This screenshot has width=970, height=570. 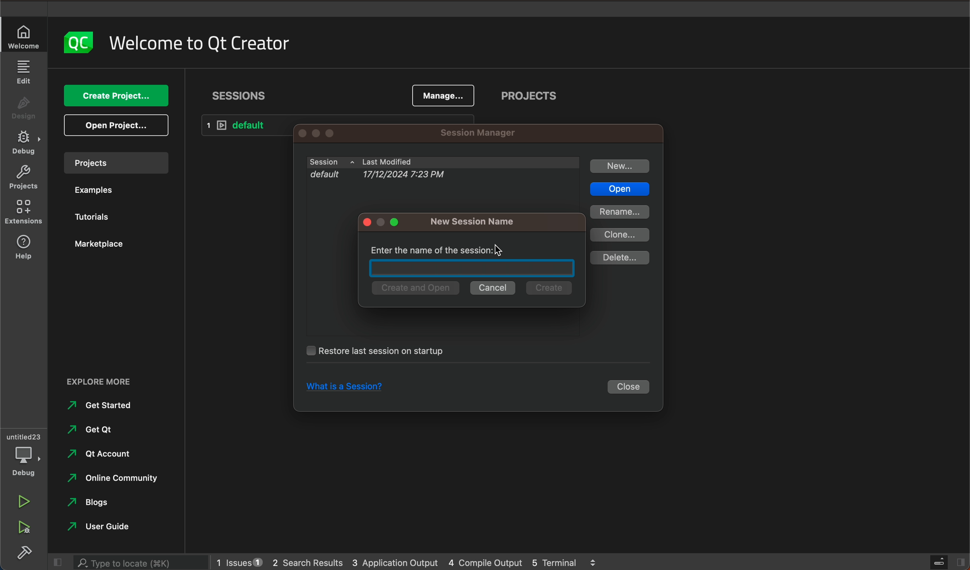 I want to click on cursor, so click(x=499, y=250).